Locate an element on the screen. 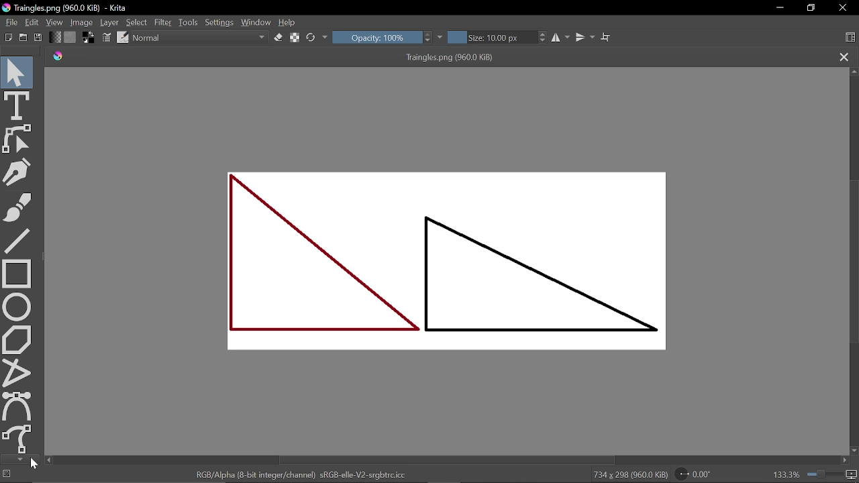  Edit is located at coordinates (32, 23).